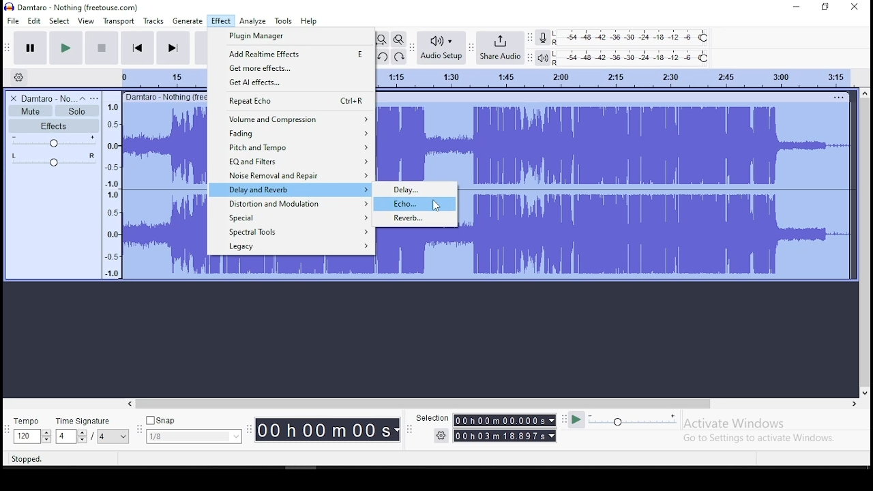 This screenshot has height=491, width=873. What do you see at coordinates (436, 205) in the screenshot?
I see `Cursor` at bounding box center [436, 205].